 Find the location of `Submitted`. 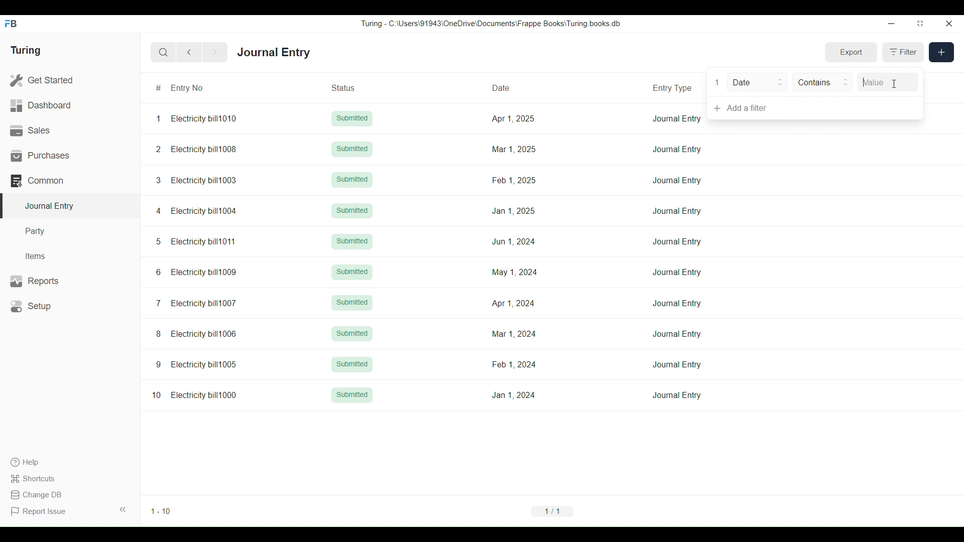

Submitted is located at coordinates (351, 333).